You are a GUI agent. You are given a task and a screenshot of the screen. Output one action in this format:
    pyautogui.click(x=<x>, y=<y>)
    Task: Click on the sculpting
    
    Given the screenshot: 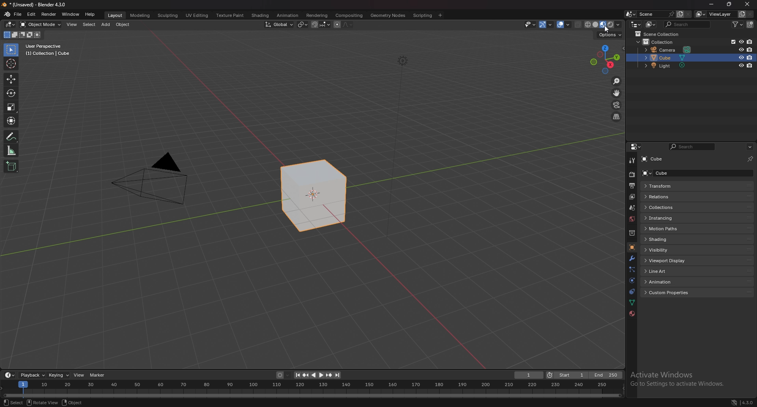 What is the action you would take?
    pyautogui.click(x=168, y=16)
    